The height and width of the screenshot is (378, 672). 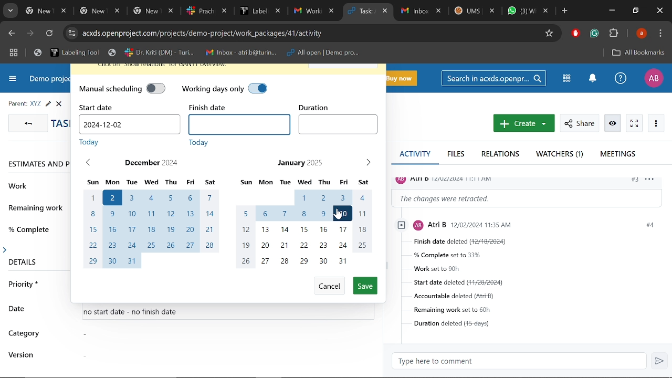 I want to click on Edit task, so click(x=48, y=104).